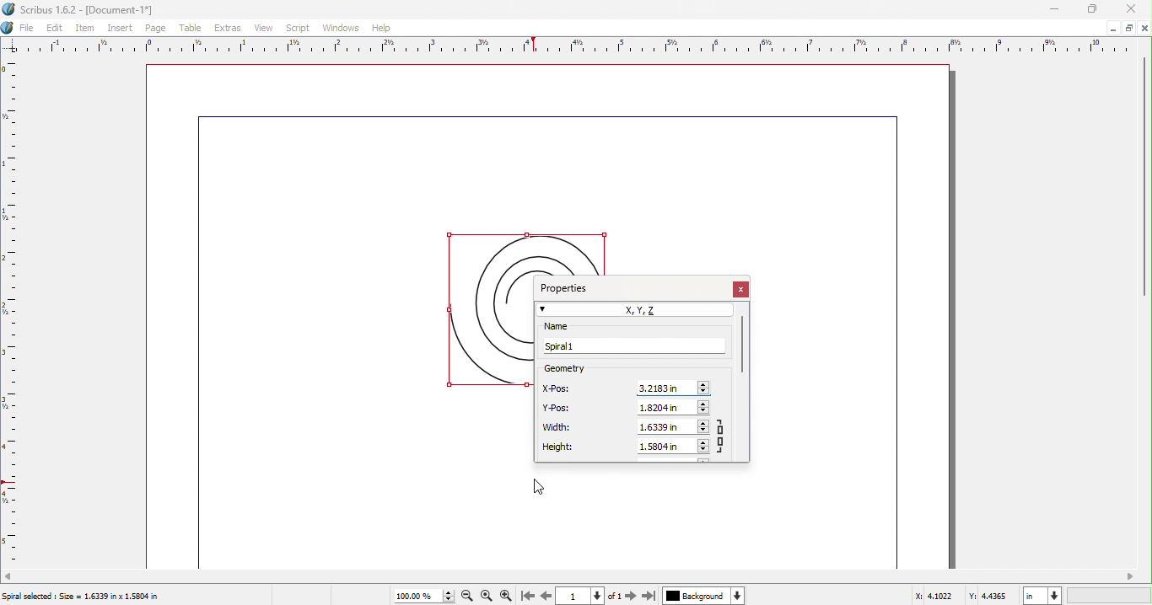 This screenshot has height=605, width=1152. I want to click on Geometry, so click(593, 368).